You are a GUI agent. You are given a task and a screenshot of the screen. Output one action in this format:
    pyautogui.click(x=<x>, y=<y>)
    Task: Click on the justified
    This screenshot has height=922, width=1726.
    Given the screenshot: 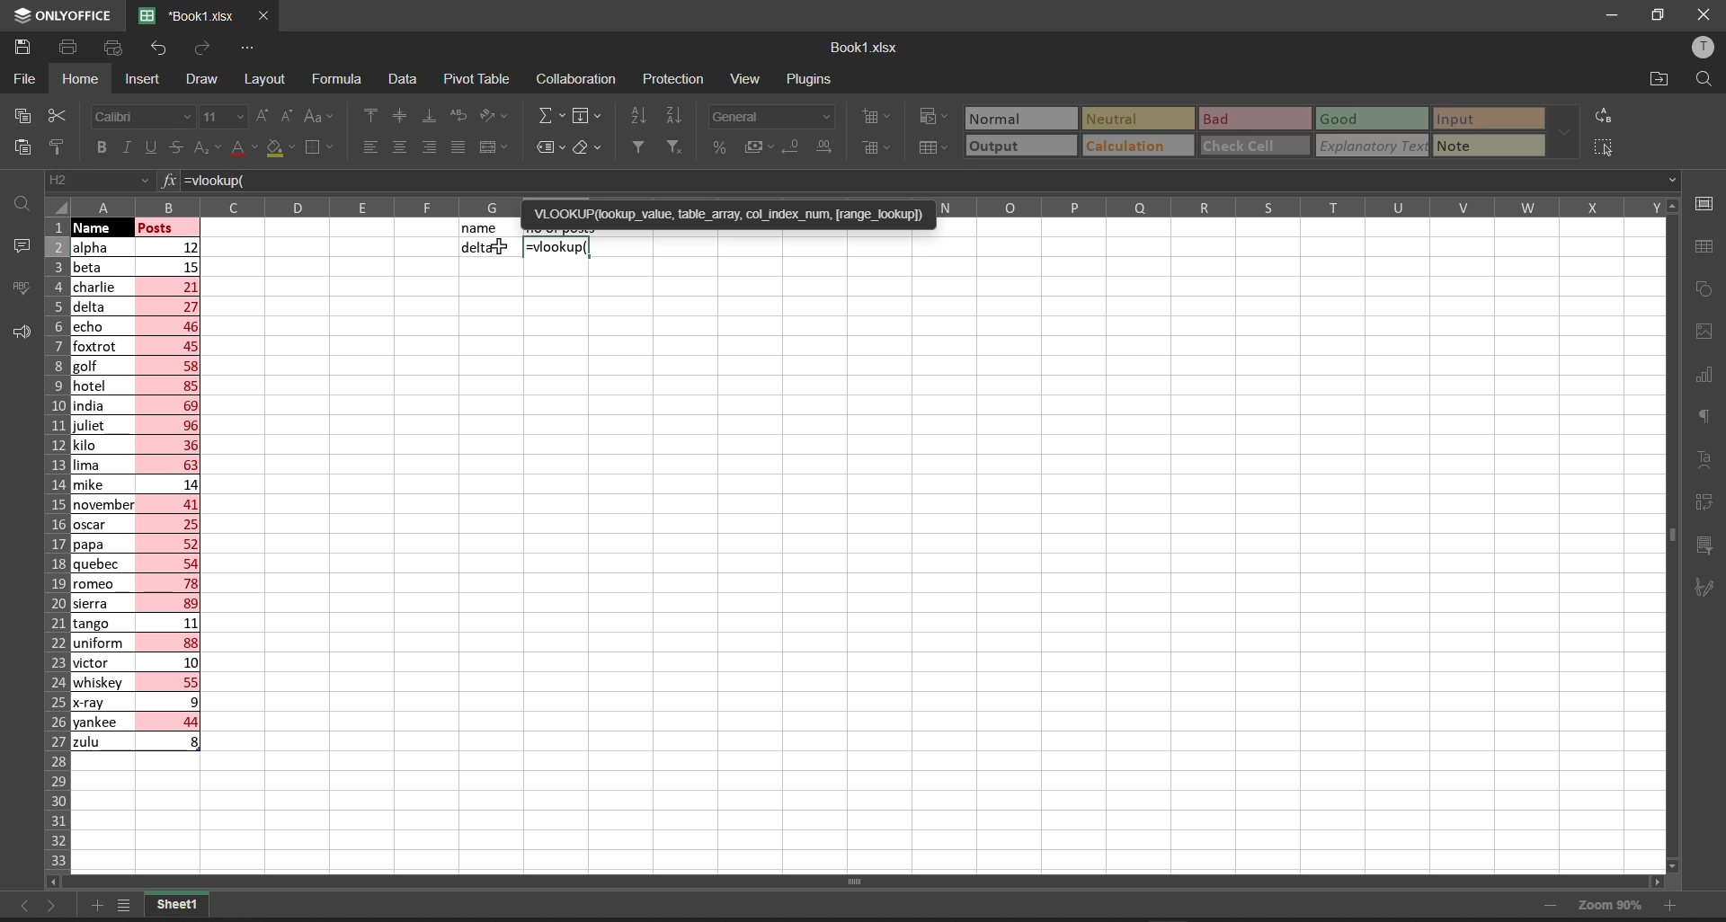 What is the action you would take?
    pyautogui.click(x=457, y=147)
    